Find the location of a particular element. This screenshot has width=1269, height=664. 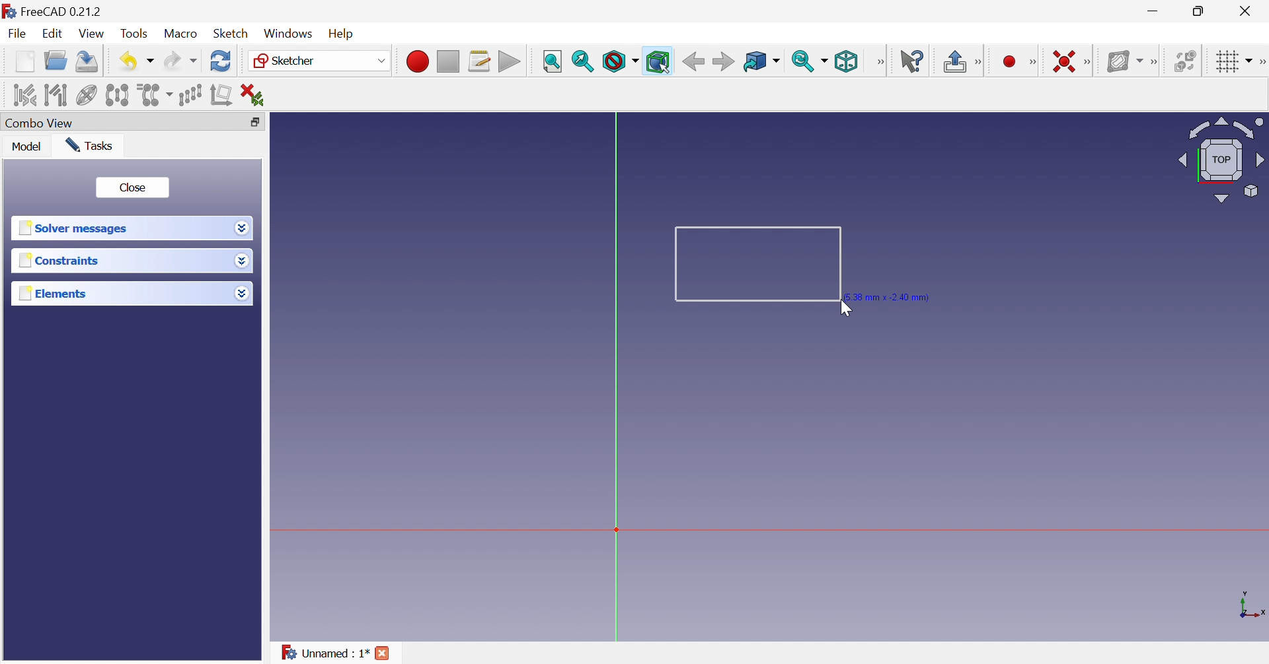

Restore down is located at coordinates (1202, 11).